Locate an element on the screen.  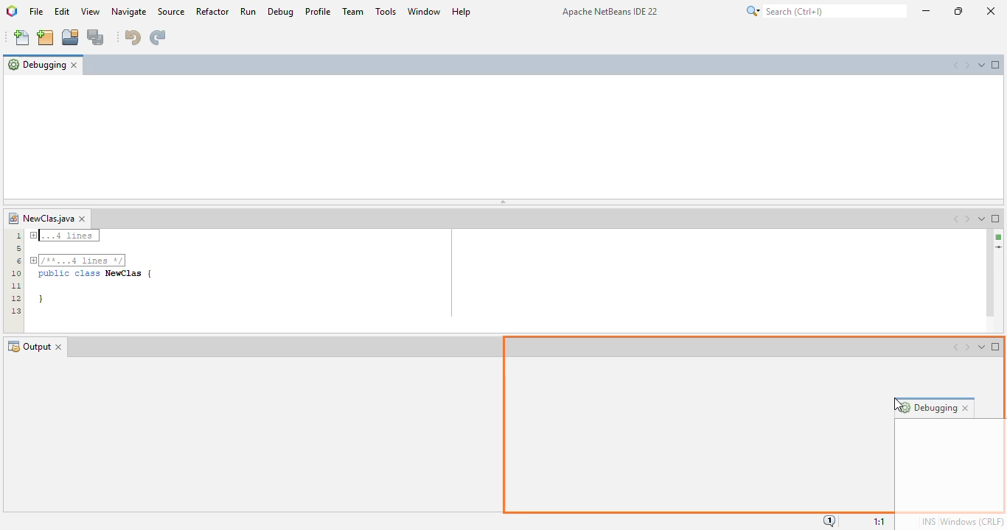
close window is located at coordinates (83, 219).